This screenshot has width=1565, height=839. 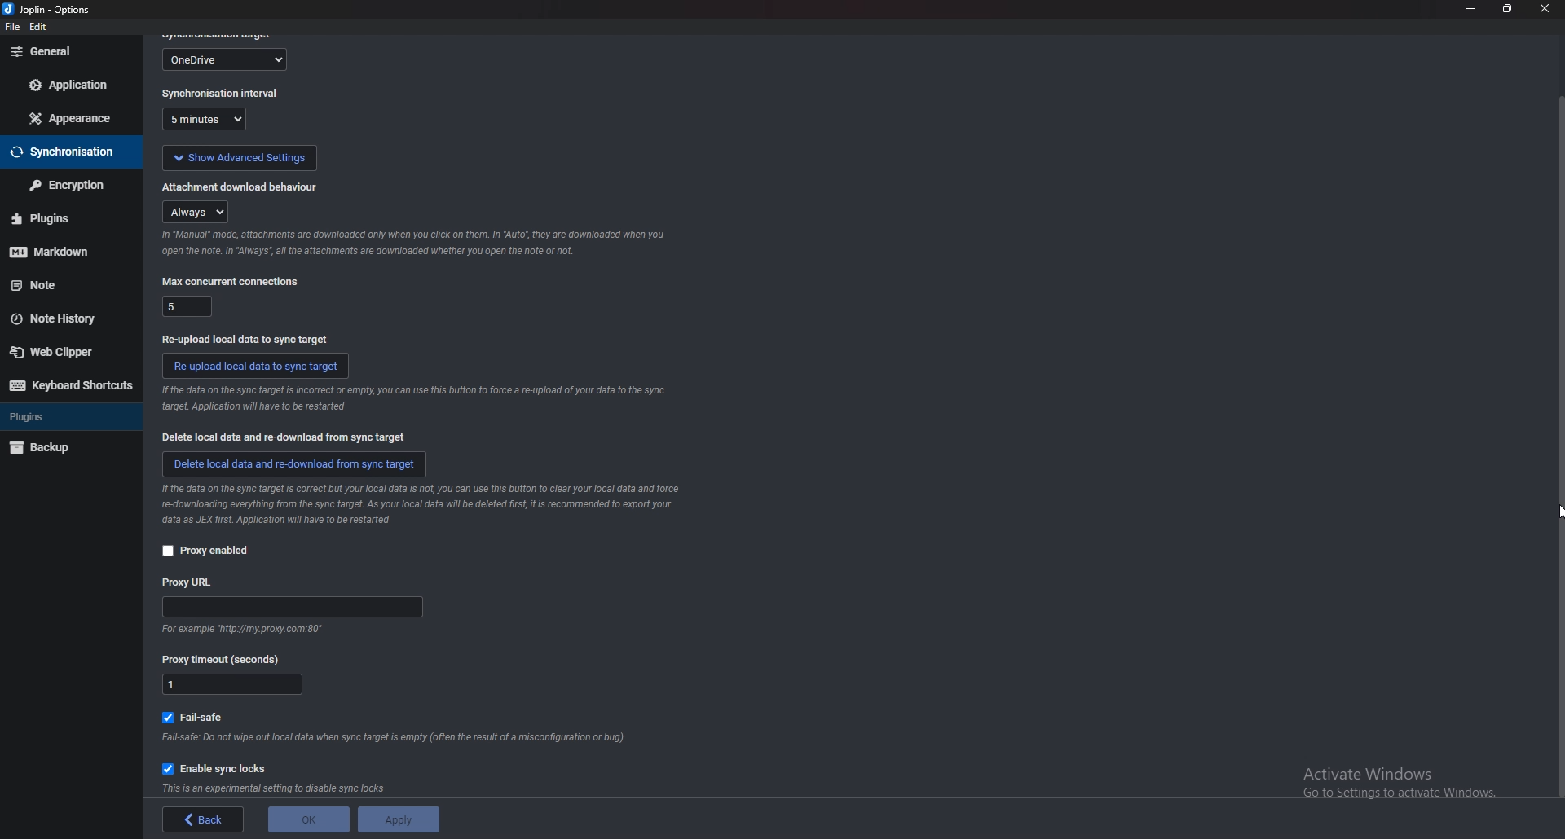 What do you see at coordinates (64, 354) in the screenshot?
I see `web clipper` at bounding box center [64, 354].